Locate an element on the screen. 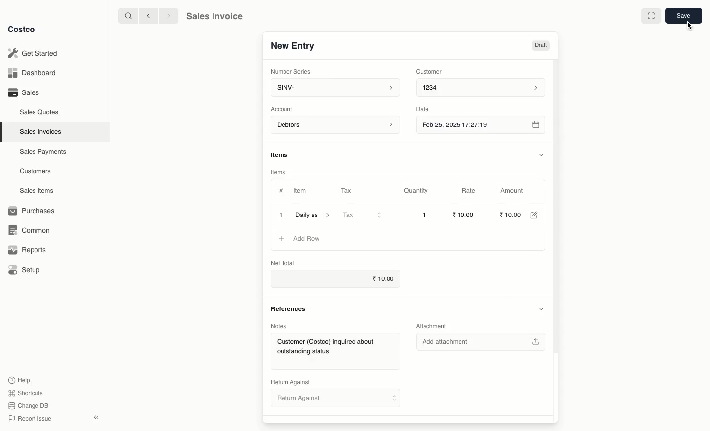  1 is located at coordinates (281, 215).